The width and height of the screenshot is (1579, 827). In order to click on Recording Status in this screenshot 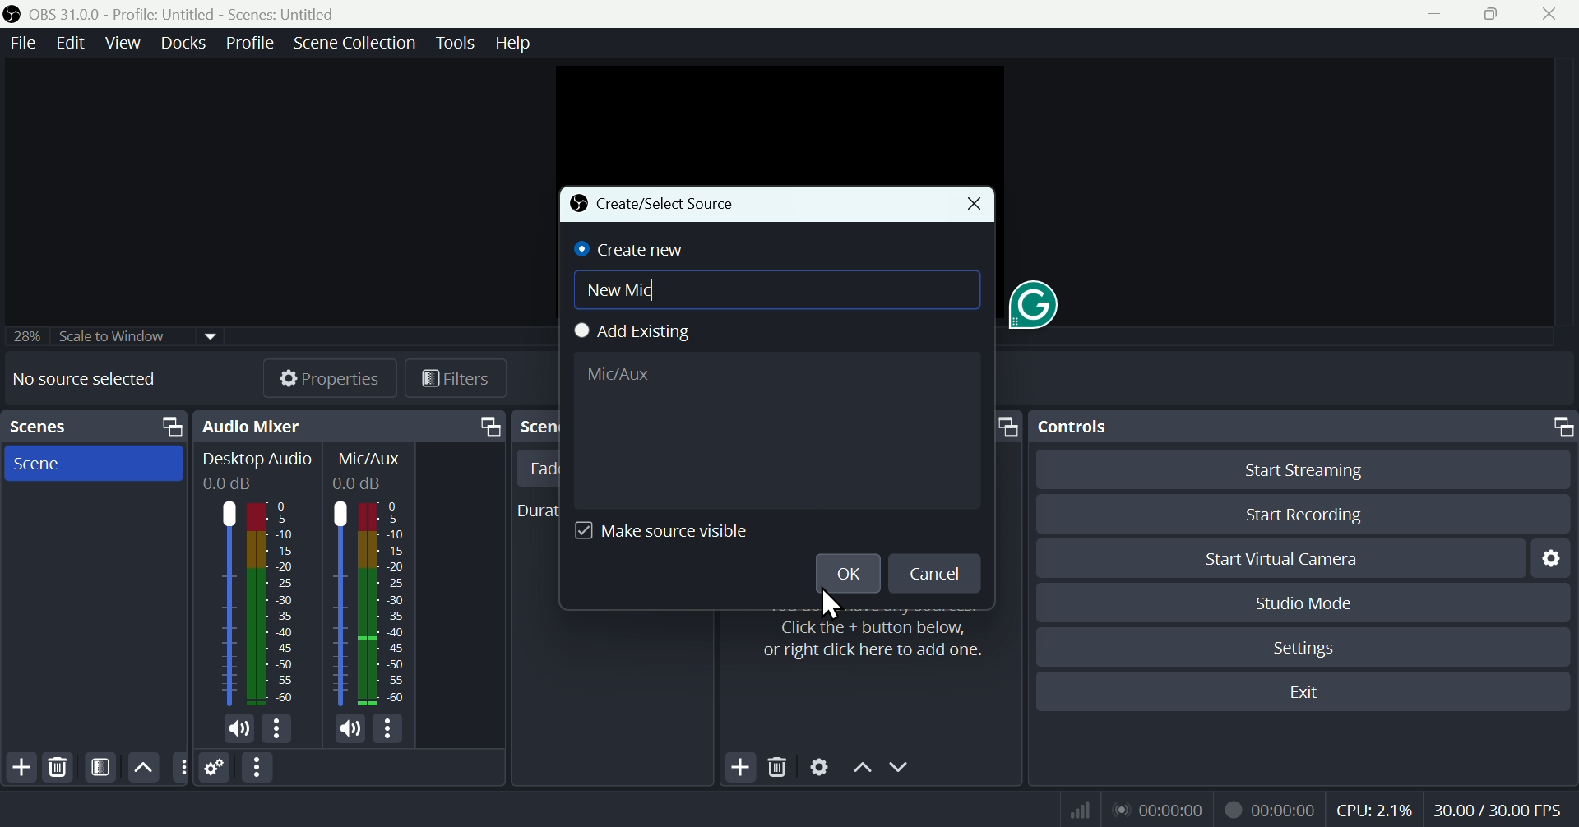, I will do `click(1271, 809)`.